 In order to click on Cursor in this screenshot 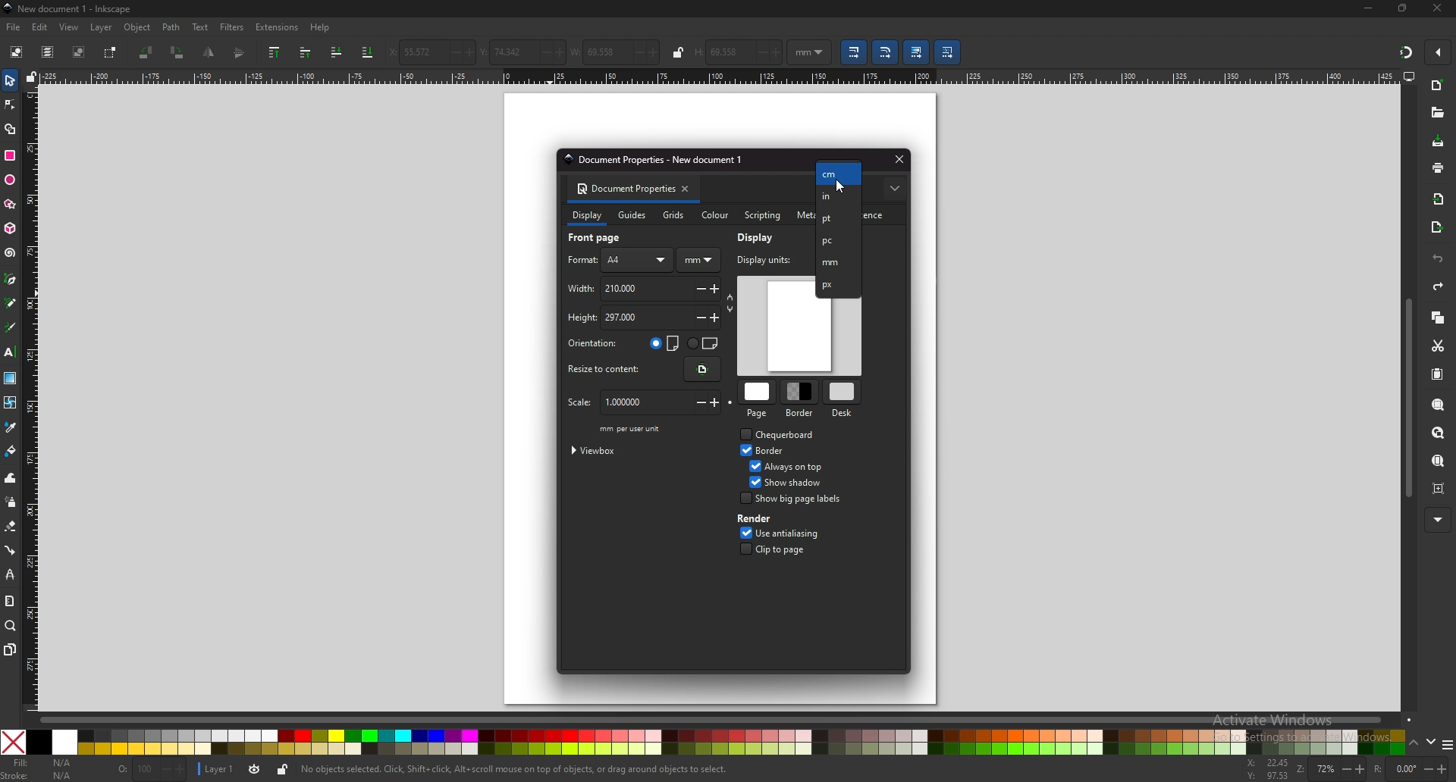, I will do `click(839, 186)`.